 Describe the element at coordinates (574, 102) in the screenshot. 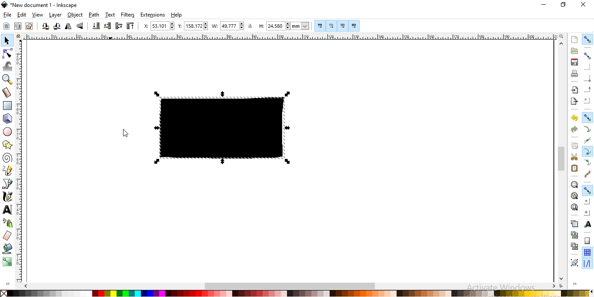

I see `export a document` at that location.